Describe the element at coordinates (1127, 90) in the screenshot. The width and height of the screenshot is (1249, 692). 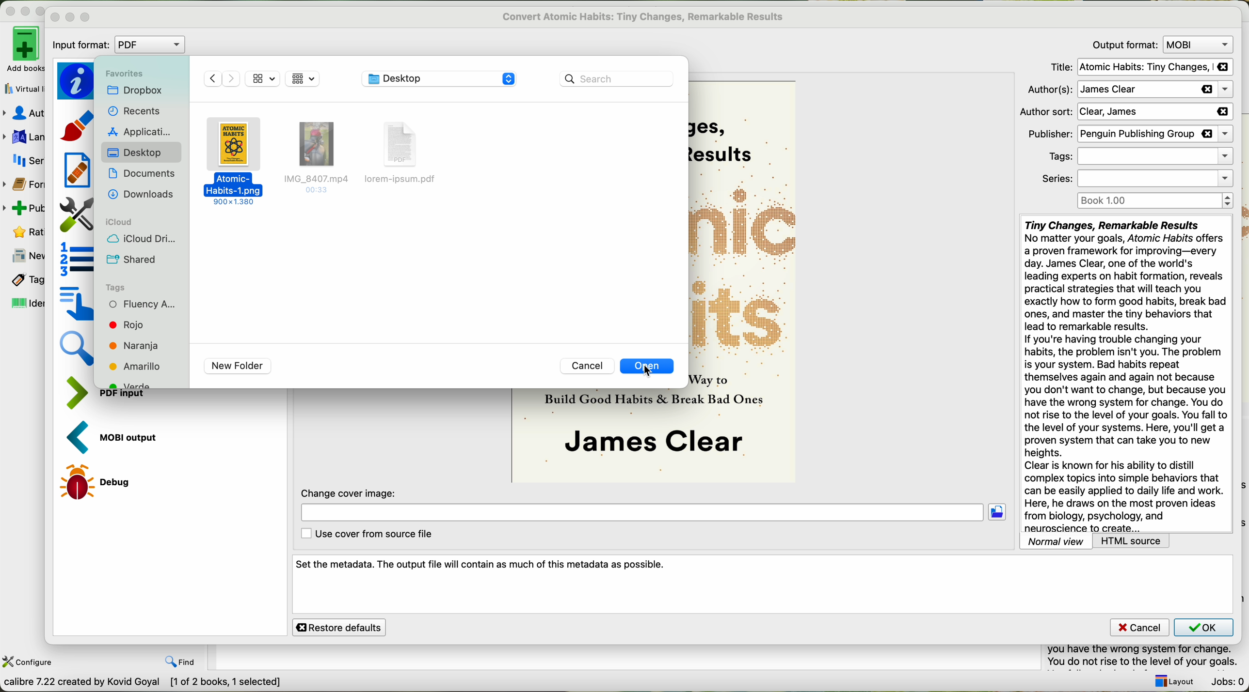
I see `authors` at that location.